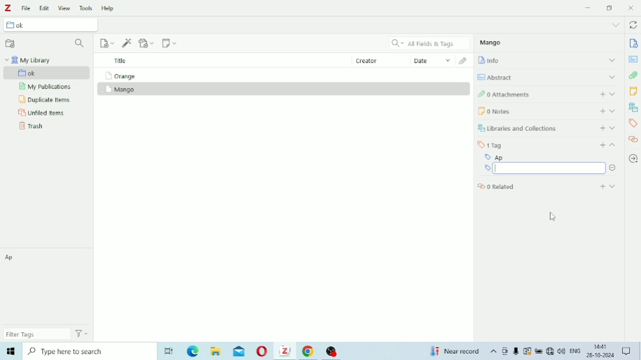 This screenshot has width=641, height=360. Describe the element at coordinates (544, 169) in the screenshot. I see `Input field` at that location.